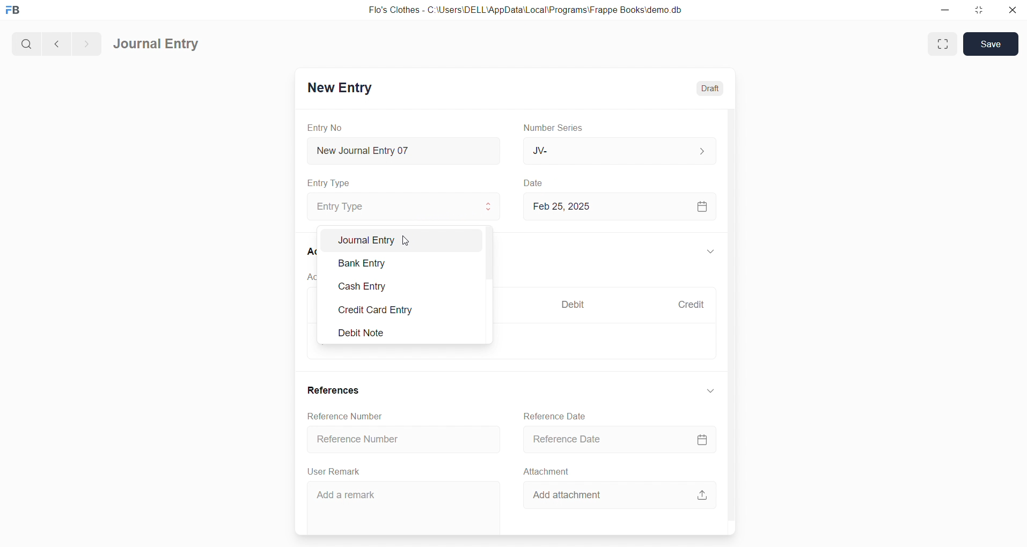  What do you see at coordinates (339, 87) in the screenshot?
I see `New Entry` at bounding box center [339, 87].